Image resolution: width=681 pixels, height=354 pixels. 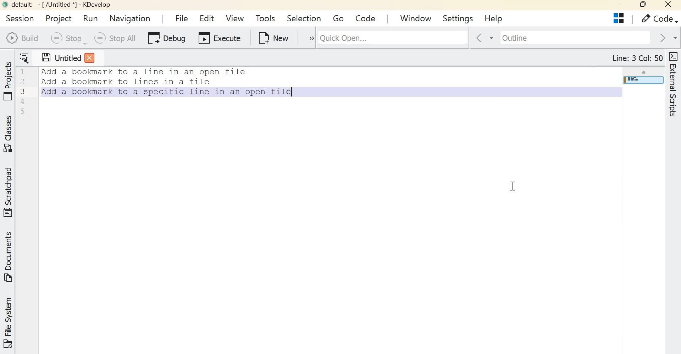 What do you see at coordinates (179, 16) in the screenshot?
I see `File` at bounding box center [179, 16].